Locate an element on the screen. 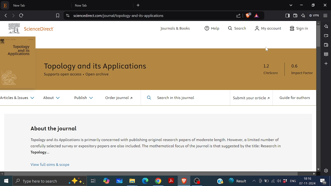 Image resolution: width=331 pixels, height=186 pixels. Order journal is located at coordinates (119, 98).